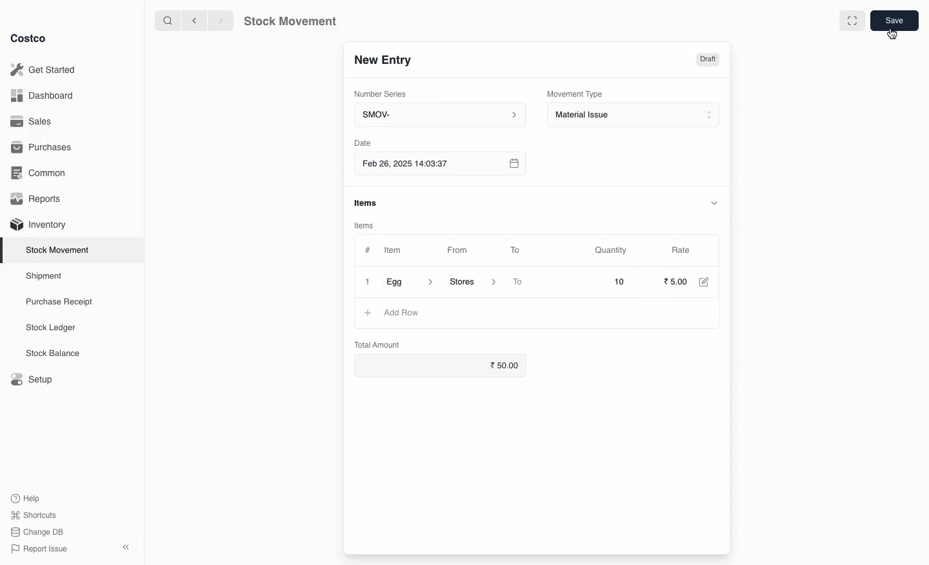  Describe the element at coordinates (60, 250) in the screenshot. I see `Stock Movement` at that location.